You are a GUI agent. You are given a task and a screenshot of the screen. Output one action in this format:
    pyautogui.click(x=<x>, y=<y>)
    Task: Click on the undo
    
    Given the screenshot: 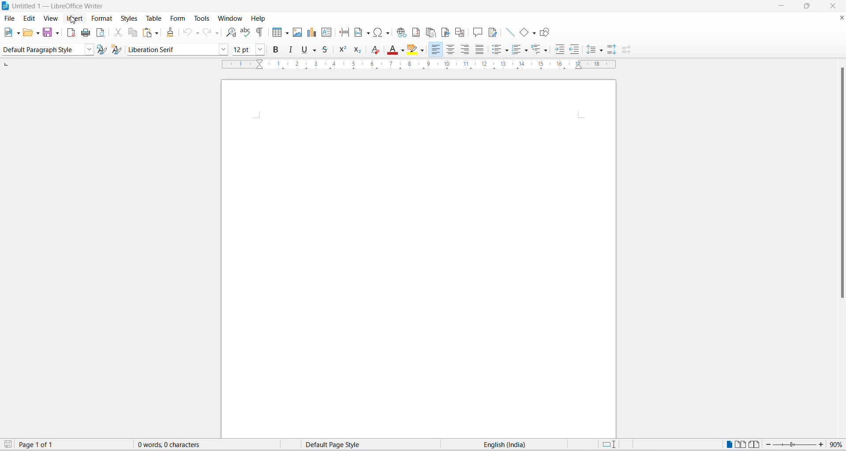 What is the action you would take?
    pyautogui.click(x=188, y=33)
    